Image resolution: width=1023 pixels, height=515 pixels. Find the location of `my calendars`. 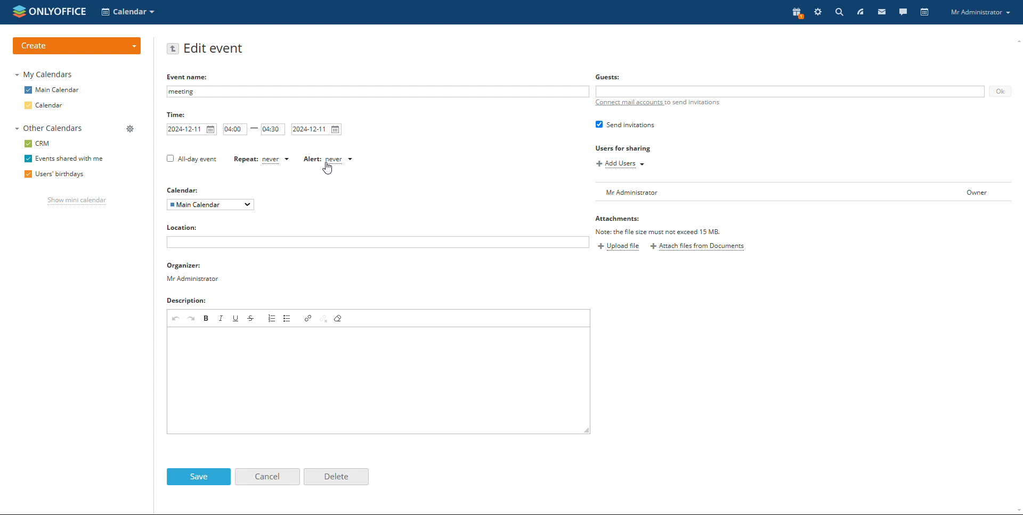

my calendars is located at coordinates (45, 75).